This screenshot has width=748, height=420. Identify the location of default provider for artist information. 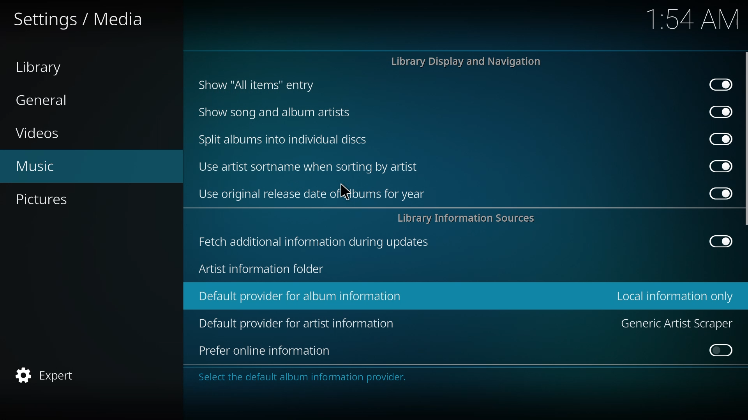
(297, 324).